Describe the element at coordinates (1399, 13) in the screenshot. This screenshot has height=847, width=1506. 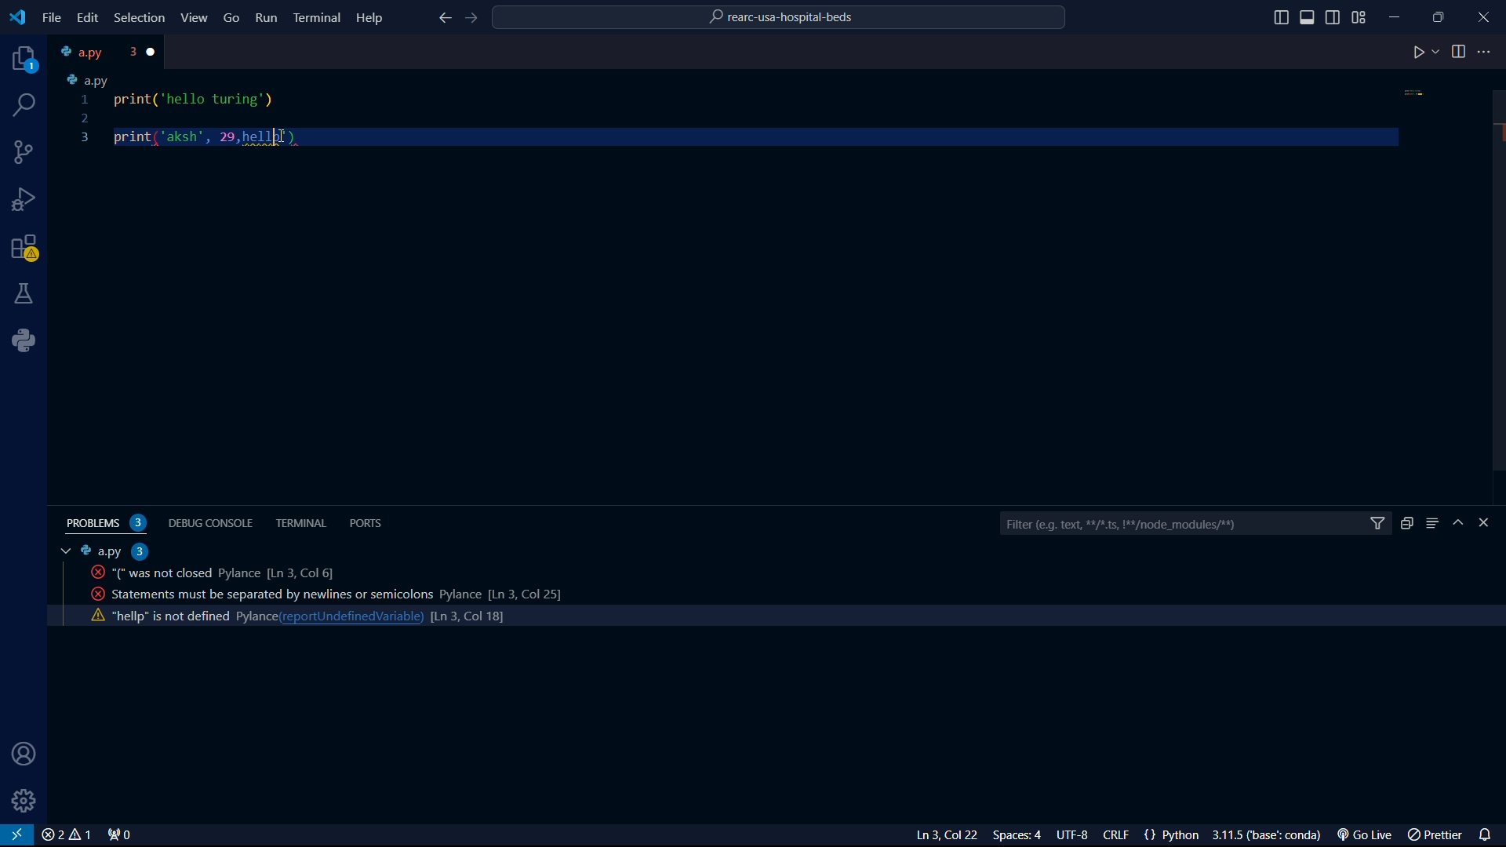
I see `minimize` at that location.